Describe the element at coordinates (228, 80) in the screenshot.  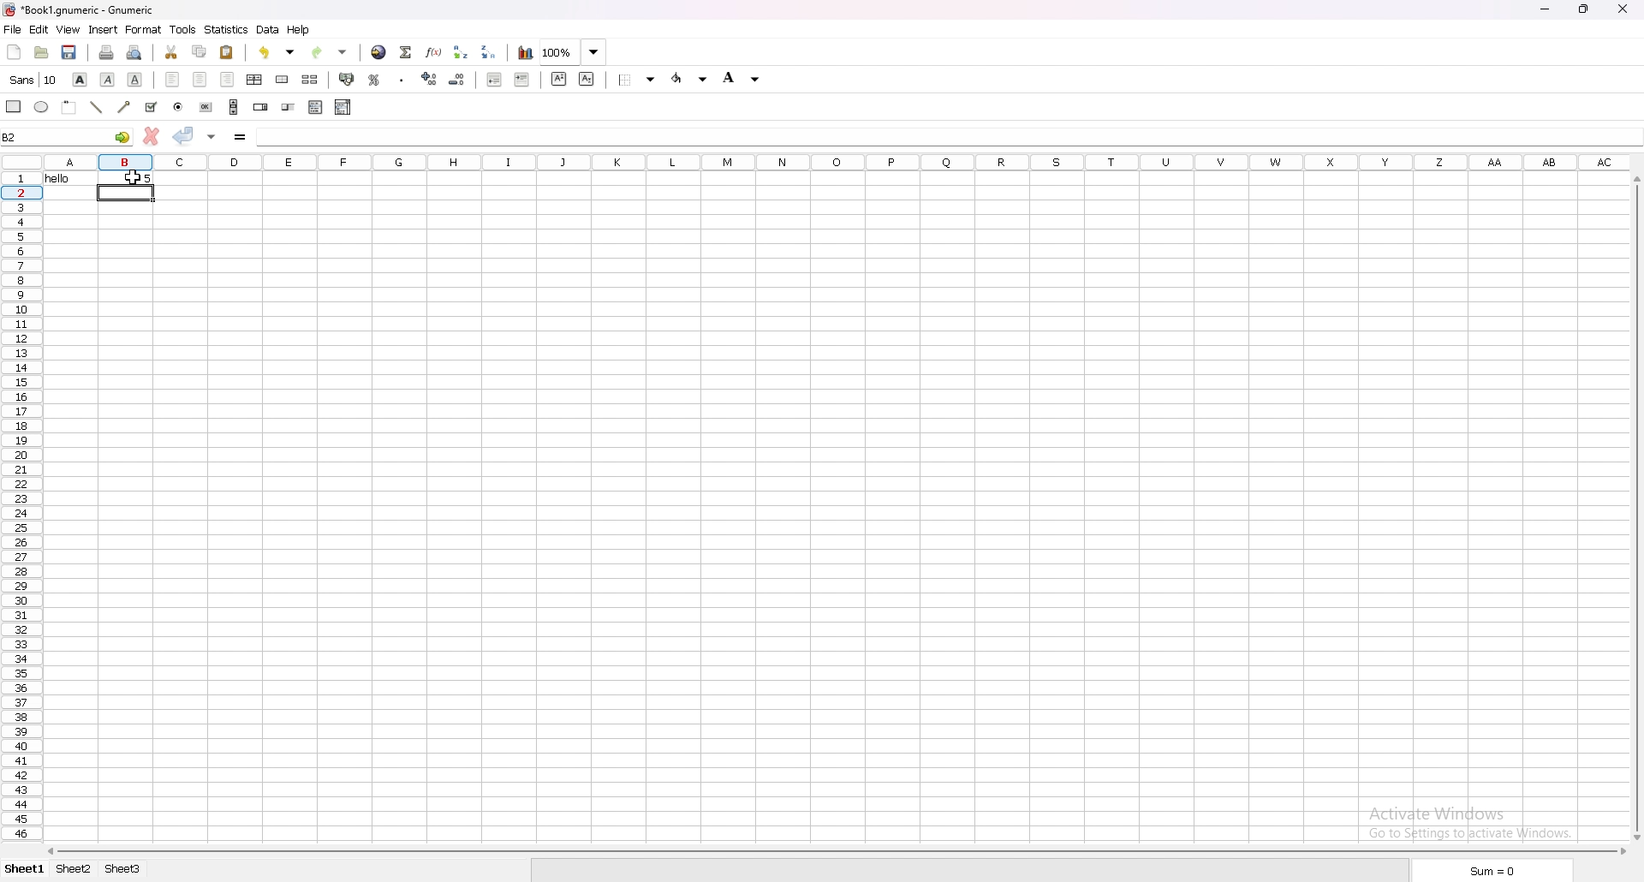
I see `align right` at that location.